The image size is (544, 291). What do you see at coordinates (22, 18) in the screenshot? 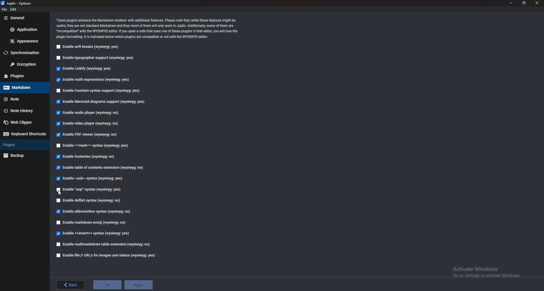
I see `General` at bounding box center [22, 18].